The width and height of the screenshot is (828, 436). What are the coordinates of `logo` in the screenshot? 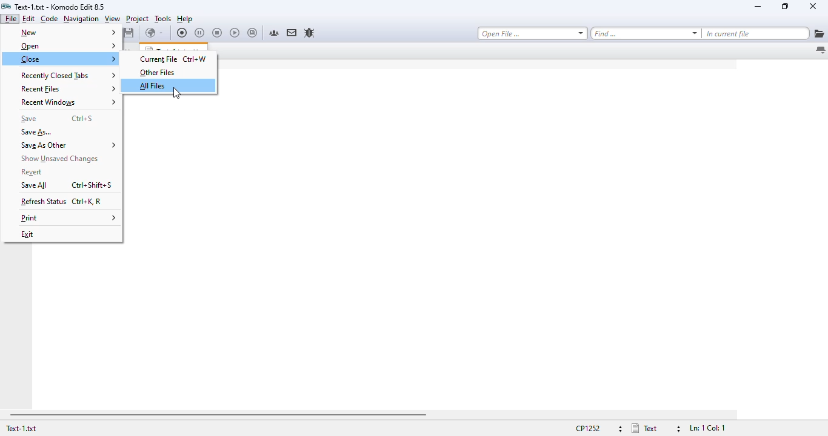 It's located at (6, 6).